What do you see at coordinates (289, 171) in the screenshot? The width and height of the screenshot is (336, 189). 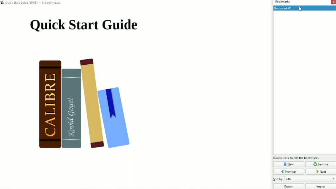 I see `Previous` at bounding box center [289, 171].